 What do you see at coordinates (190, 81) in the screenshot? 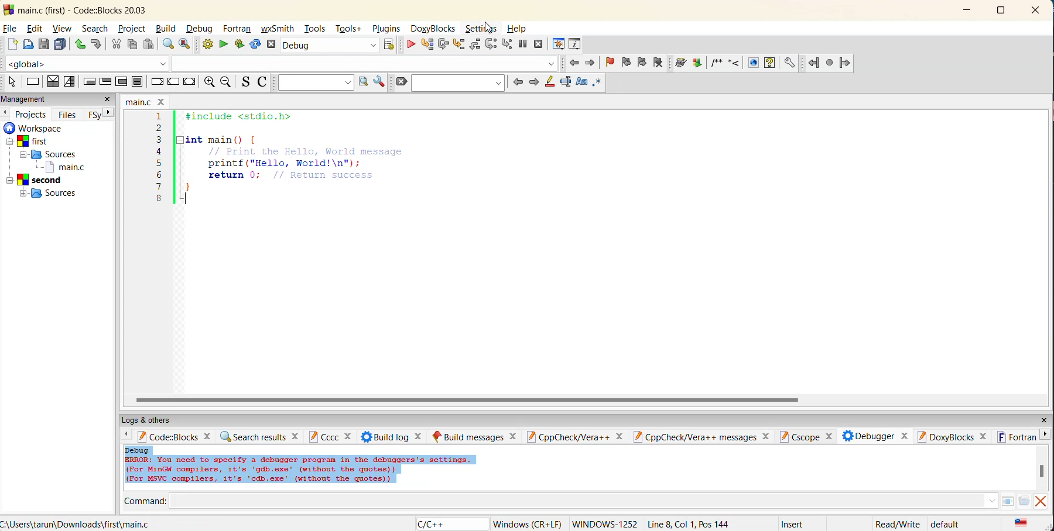
I see `return instruction` at bounding box center [190, 81].